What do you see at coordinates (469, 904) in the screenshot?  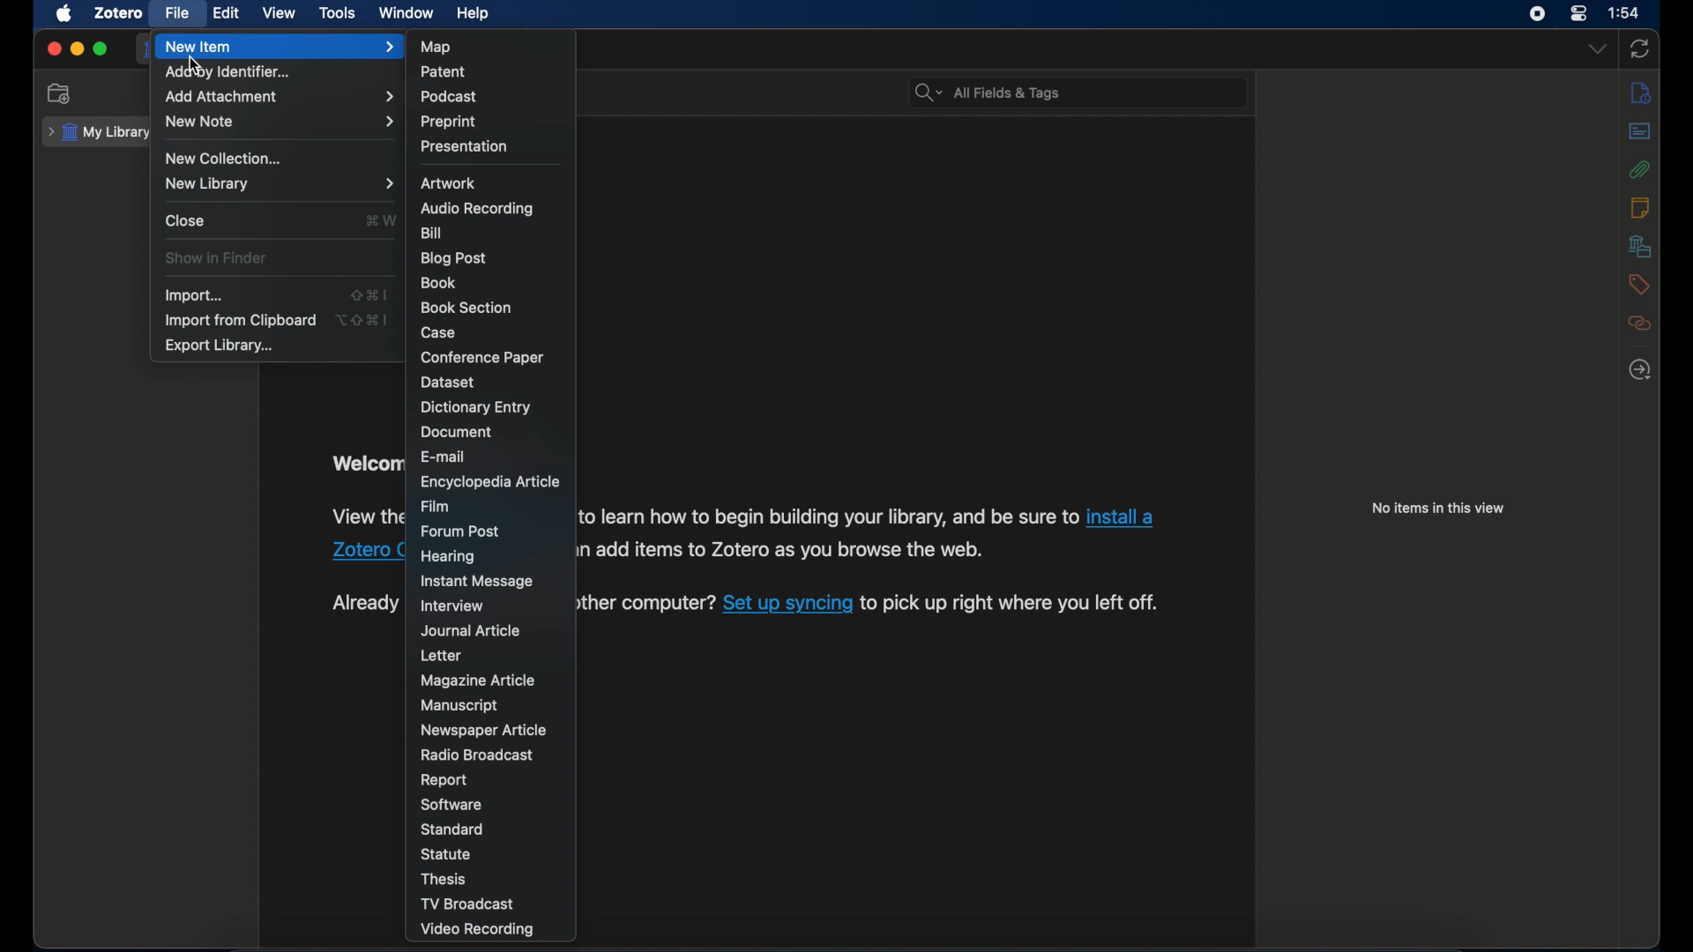 I see `tv broadcast` at bounding box center [469, 904].